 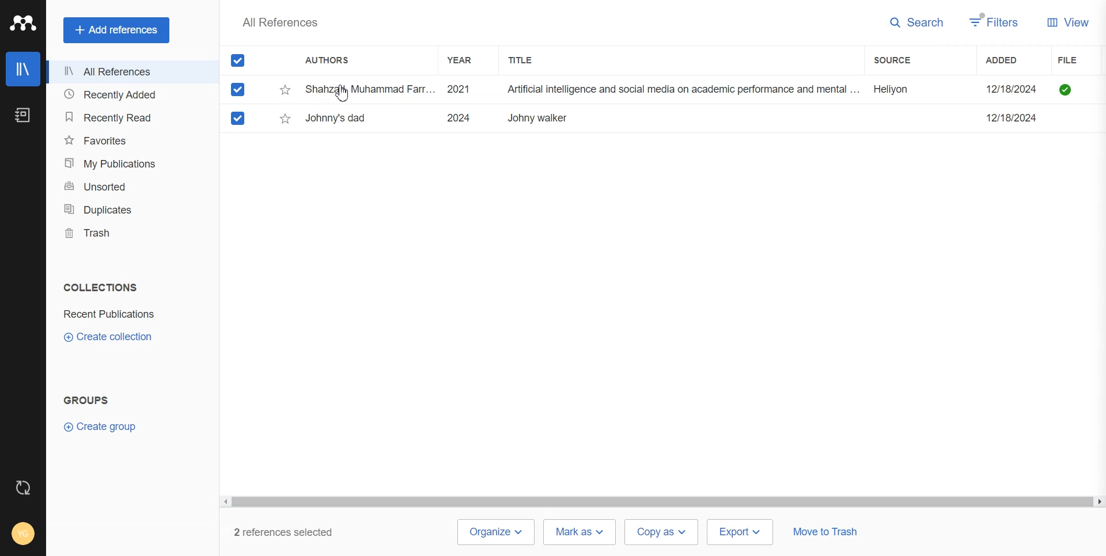 What do you see at coordinates (128, 233) in the screenshot?
I see `Trash` at bounding box center [128, 233].